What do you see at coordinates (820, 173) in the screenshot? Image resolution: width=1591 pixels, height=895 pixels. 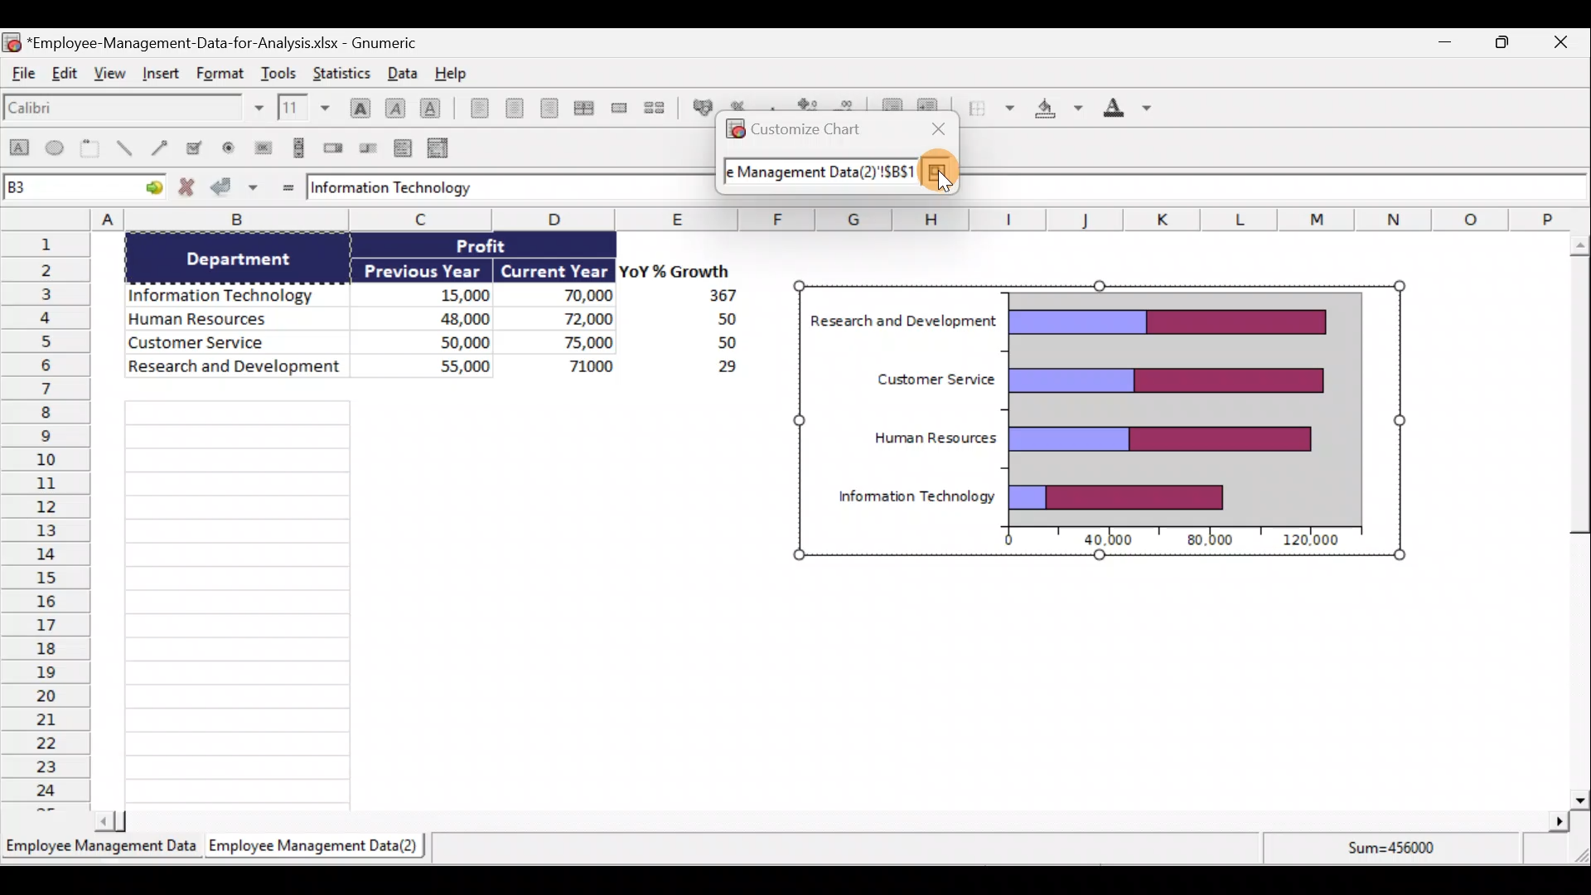 I see `cell reference input` at bounding box center [820, 173].